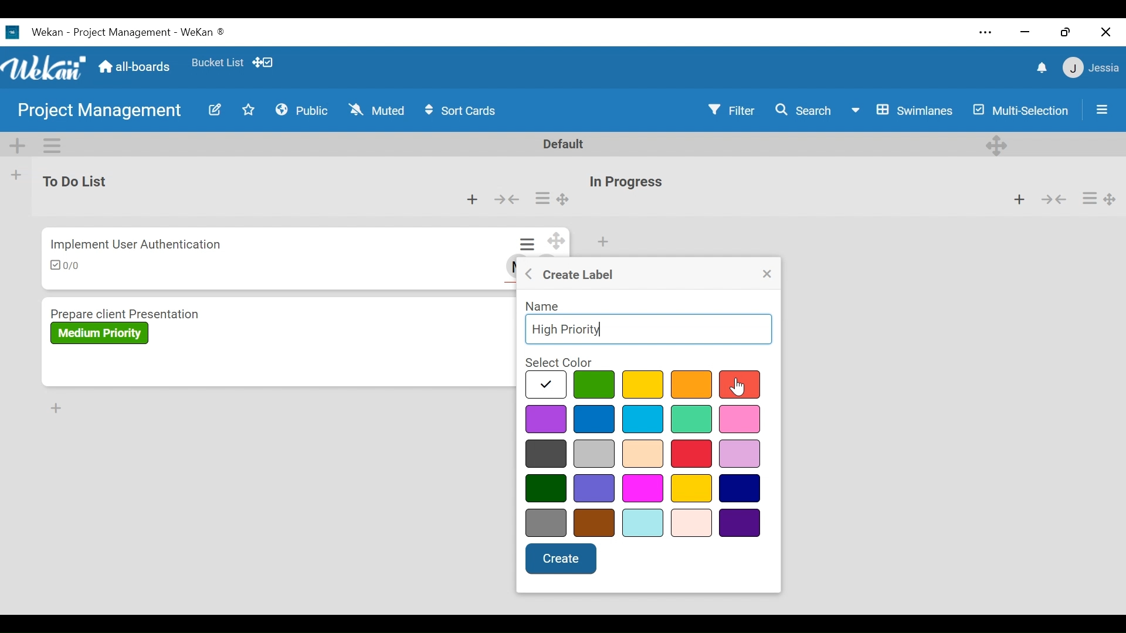 Image resolution: width=1126 pixels, height=633 pixels. What do you see at coordinates (559, 362) in the screenshot?
I see `Select color` at bounding box center [559, 362].